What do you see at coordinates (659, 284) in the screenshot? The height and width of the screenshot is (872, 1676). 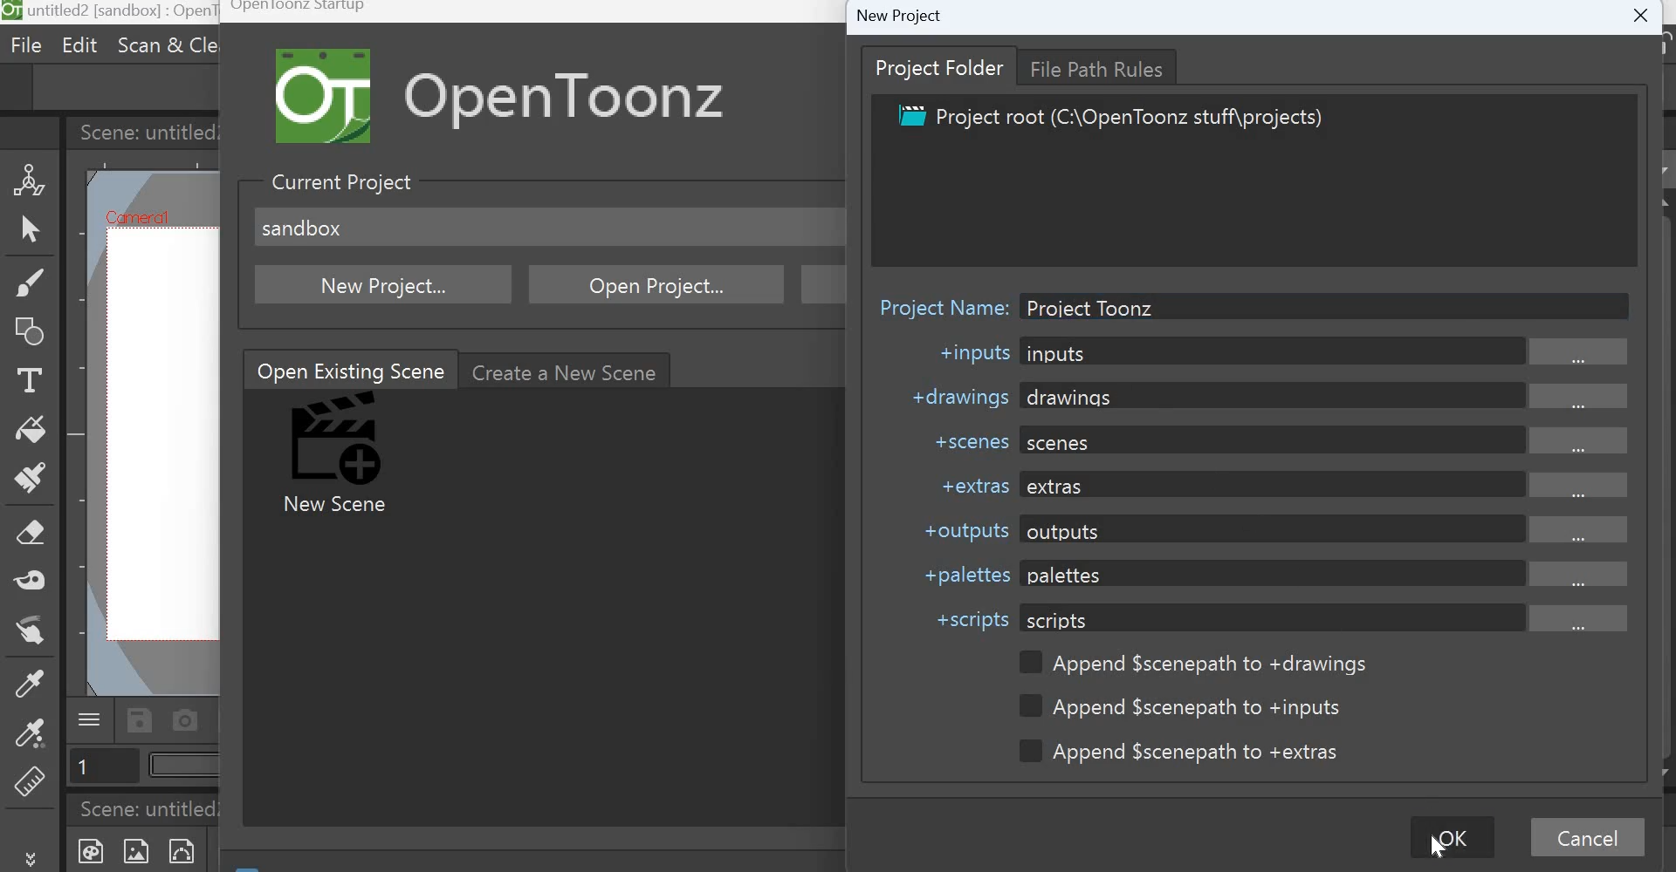 I see `Open Project` at bounding box center [659, 284].